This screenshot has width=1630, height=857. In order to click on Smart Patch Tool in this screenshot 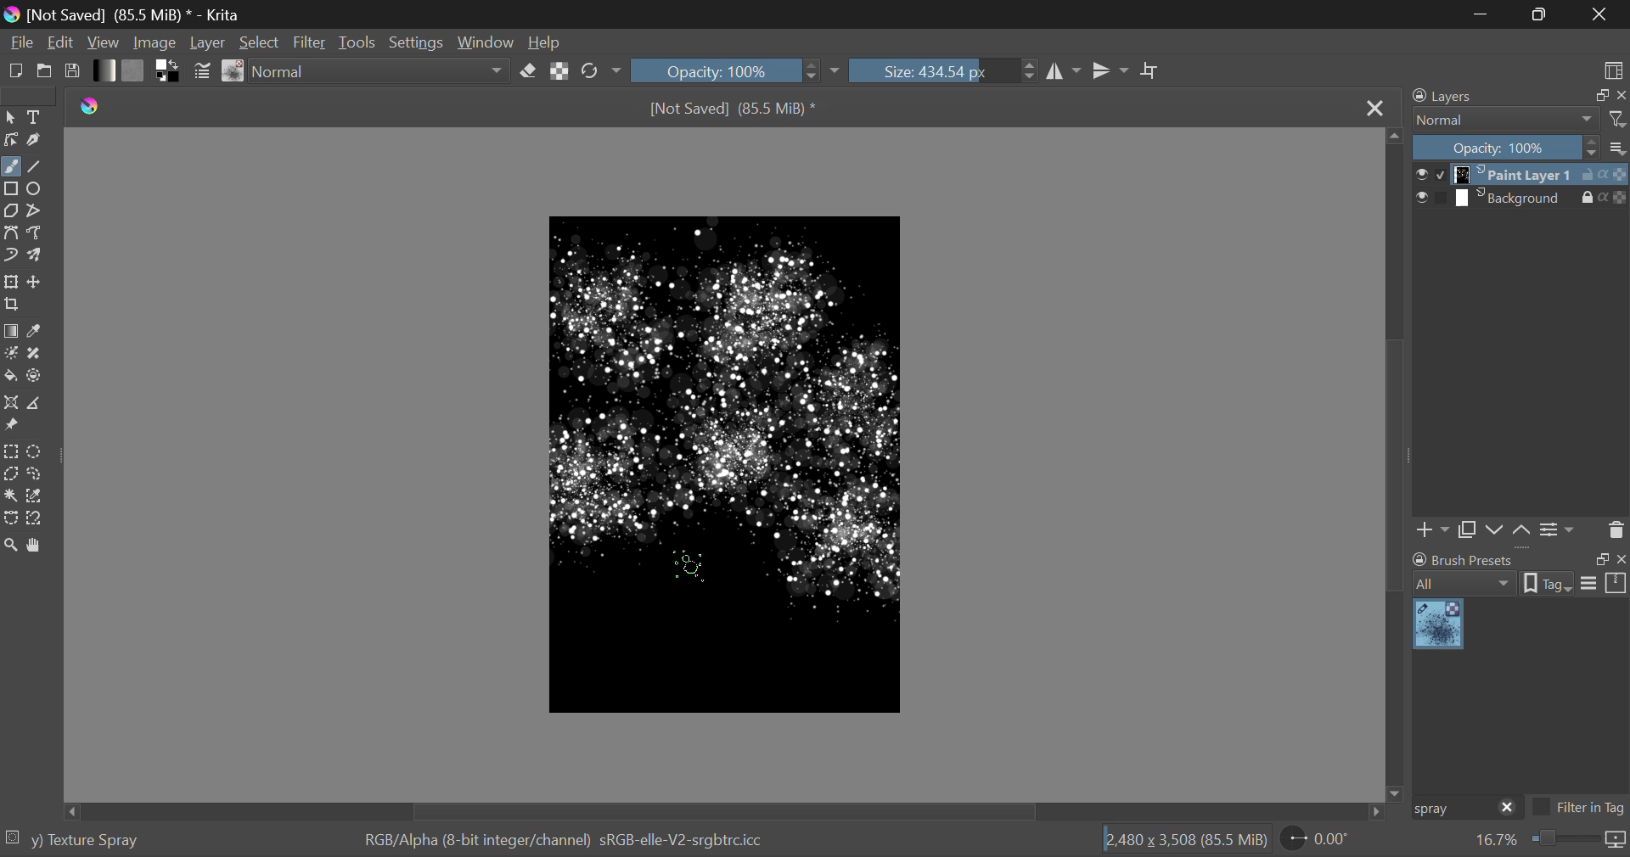, I will do `click(35, 357)`.